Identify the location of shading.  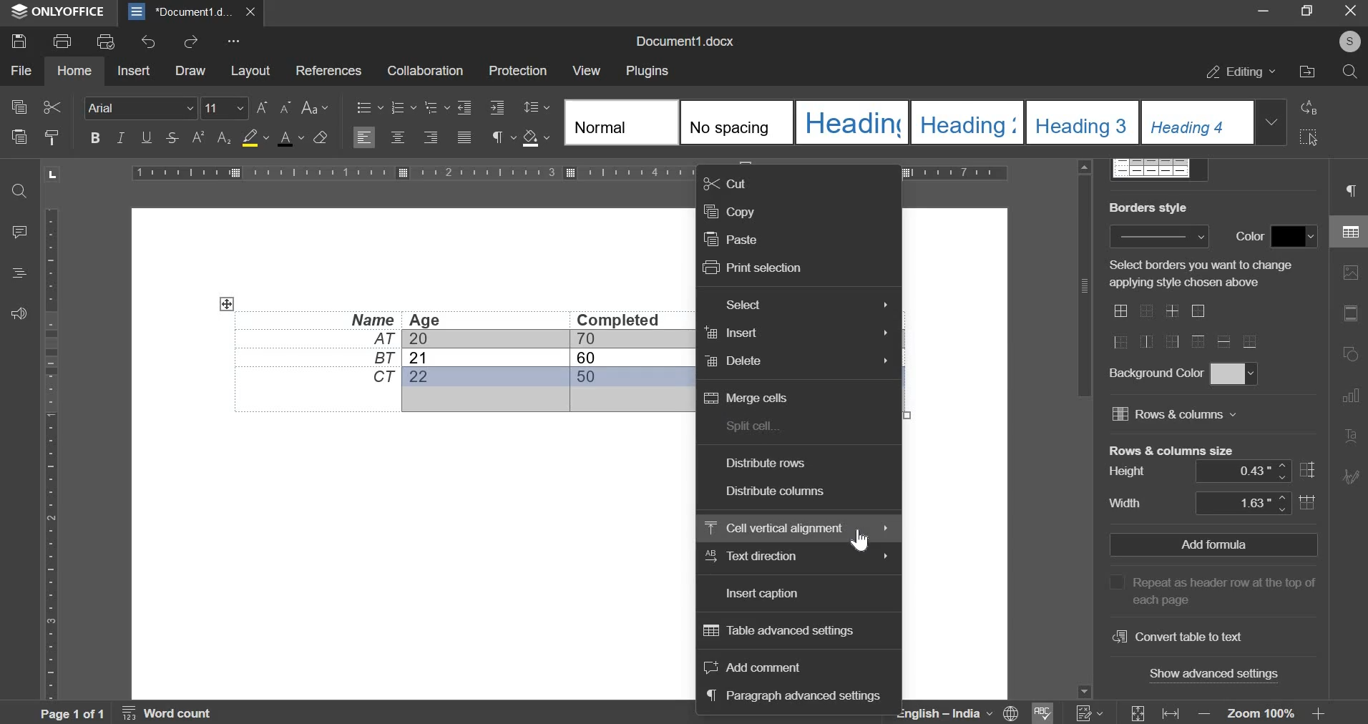
(531, 137).